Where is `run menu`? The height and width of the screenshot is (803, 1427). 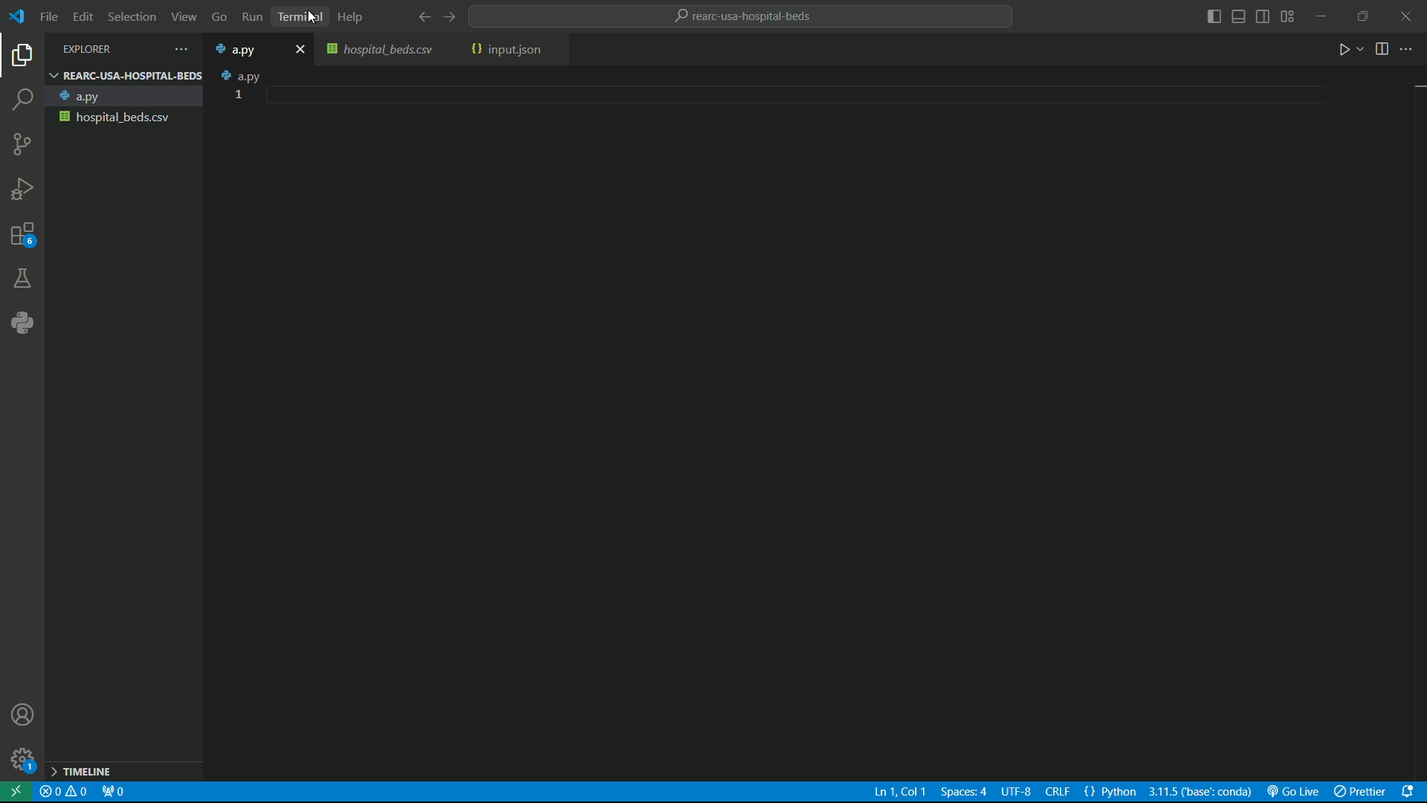
run menu is located at coordinates (250, 15).